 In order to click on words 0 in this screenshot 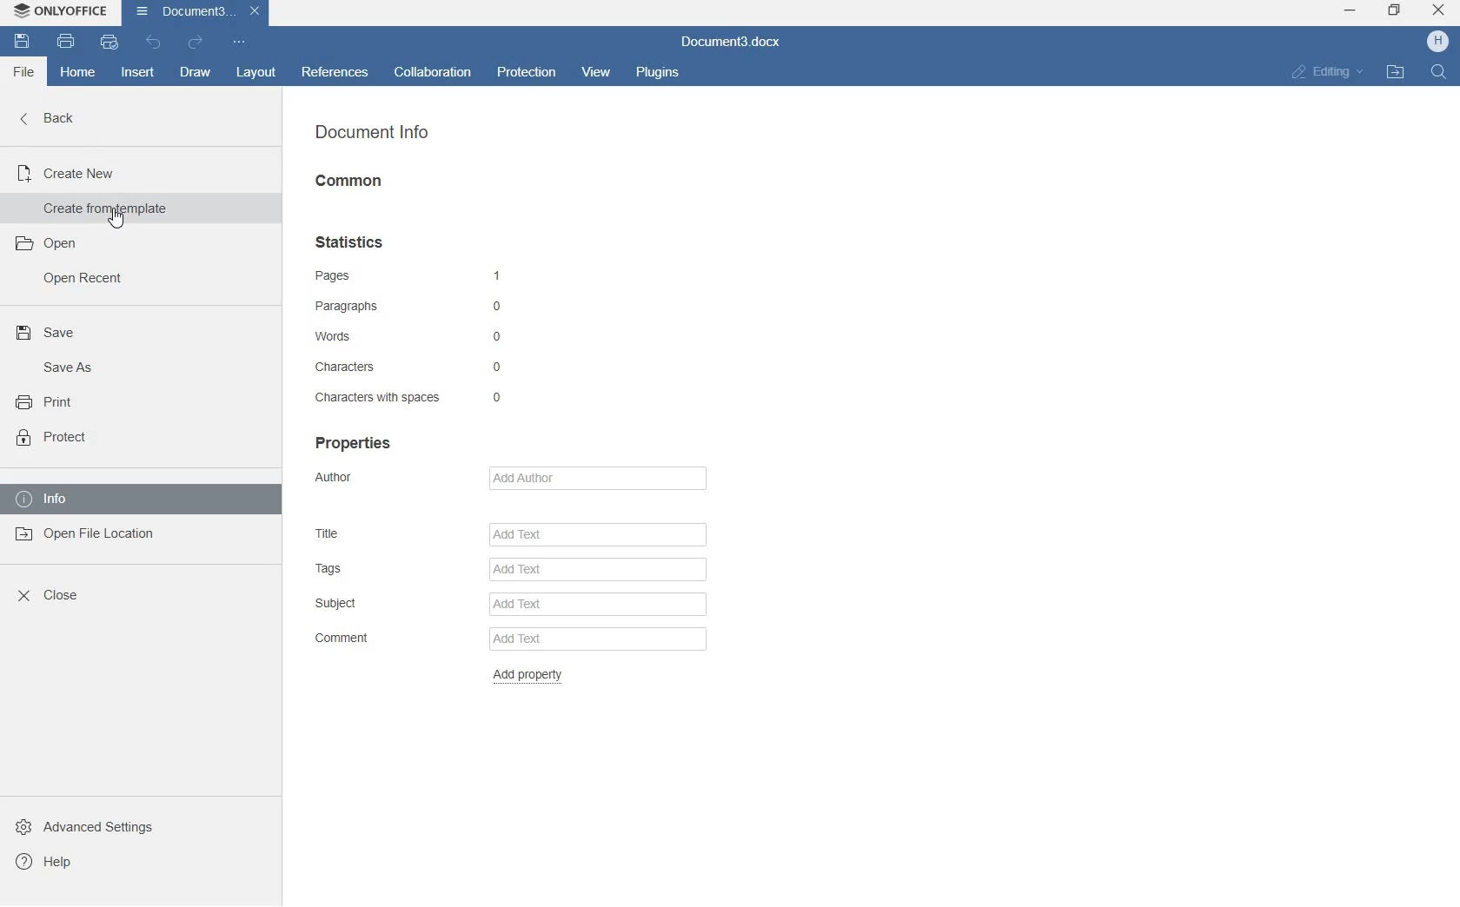, I will do `click(406, 335)`.